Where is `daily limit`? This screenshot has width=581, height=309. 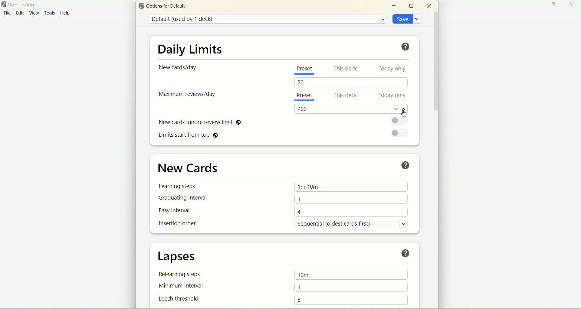 daily limit is located at coordinates (189, 49).